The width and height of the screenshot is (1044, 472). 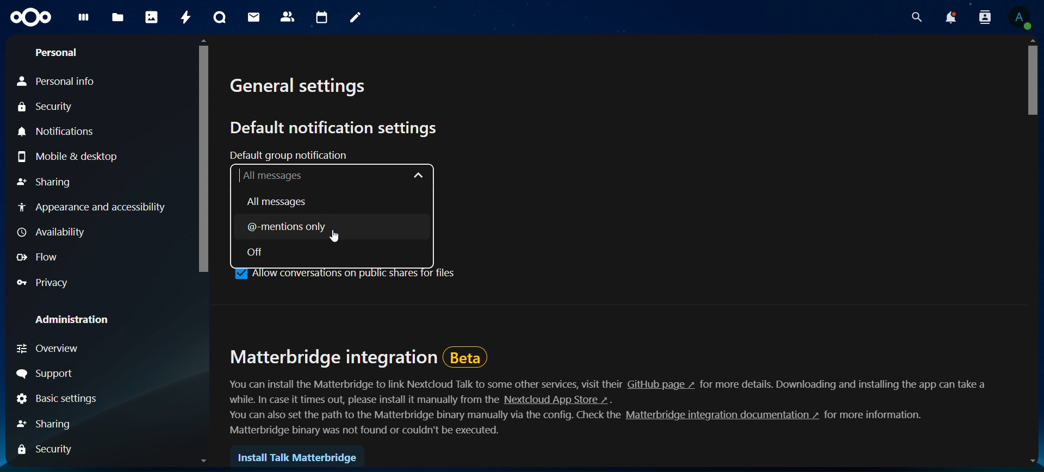 What do you see at coordinates (1022, 16) in the screenshot?
I see `view profile` at bounding box center [1022, 16].